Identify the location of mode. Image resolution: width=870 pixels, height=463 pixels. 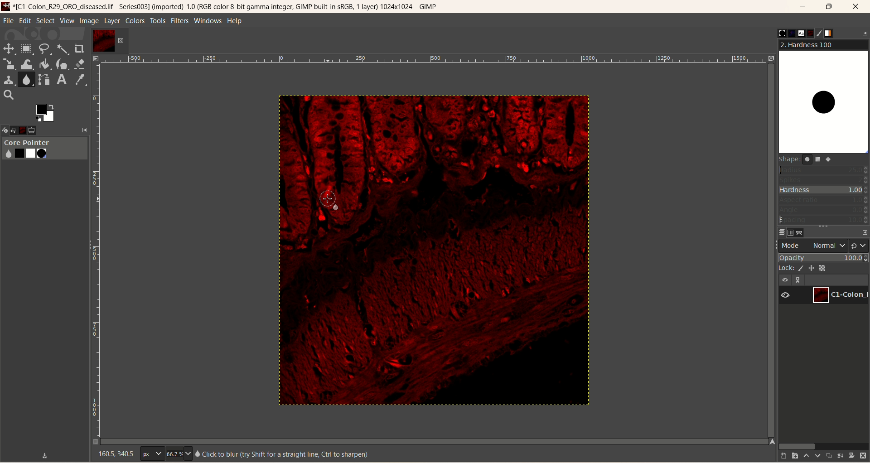
(792, 245).